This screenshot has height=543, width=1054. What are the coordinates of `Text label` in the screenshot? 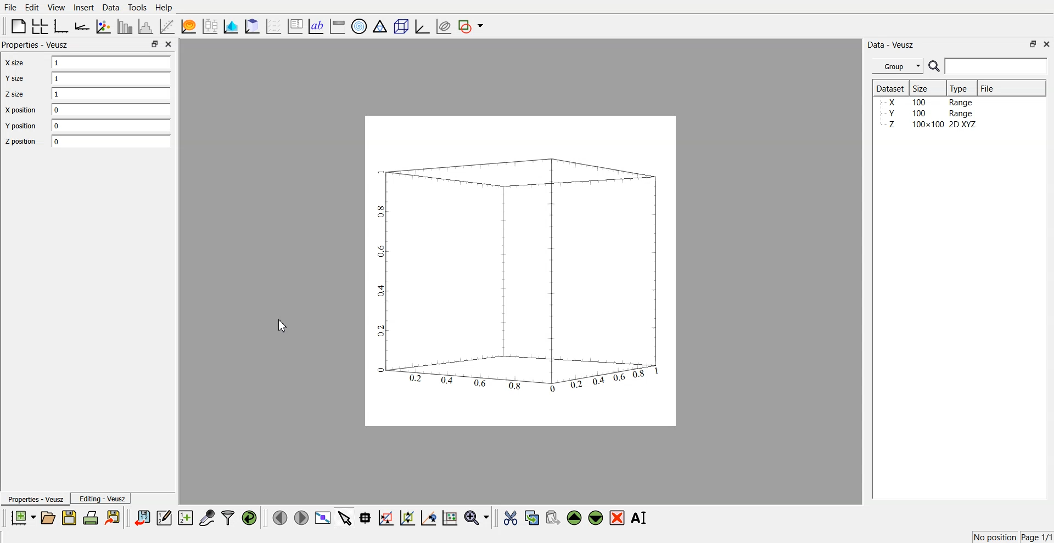 It's located at (316, 26).